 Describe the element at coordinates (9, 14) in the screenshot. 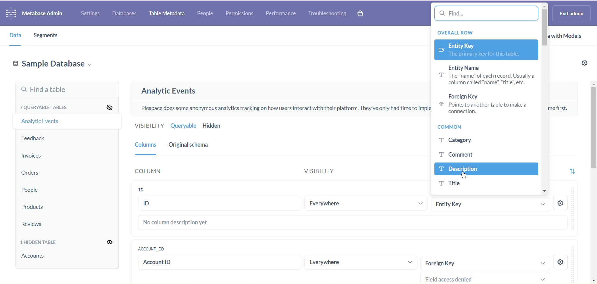

I see `logo` at that location.